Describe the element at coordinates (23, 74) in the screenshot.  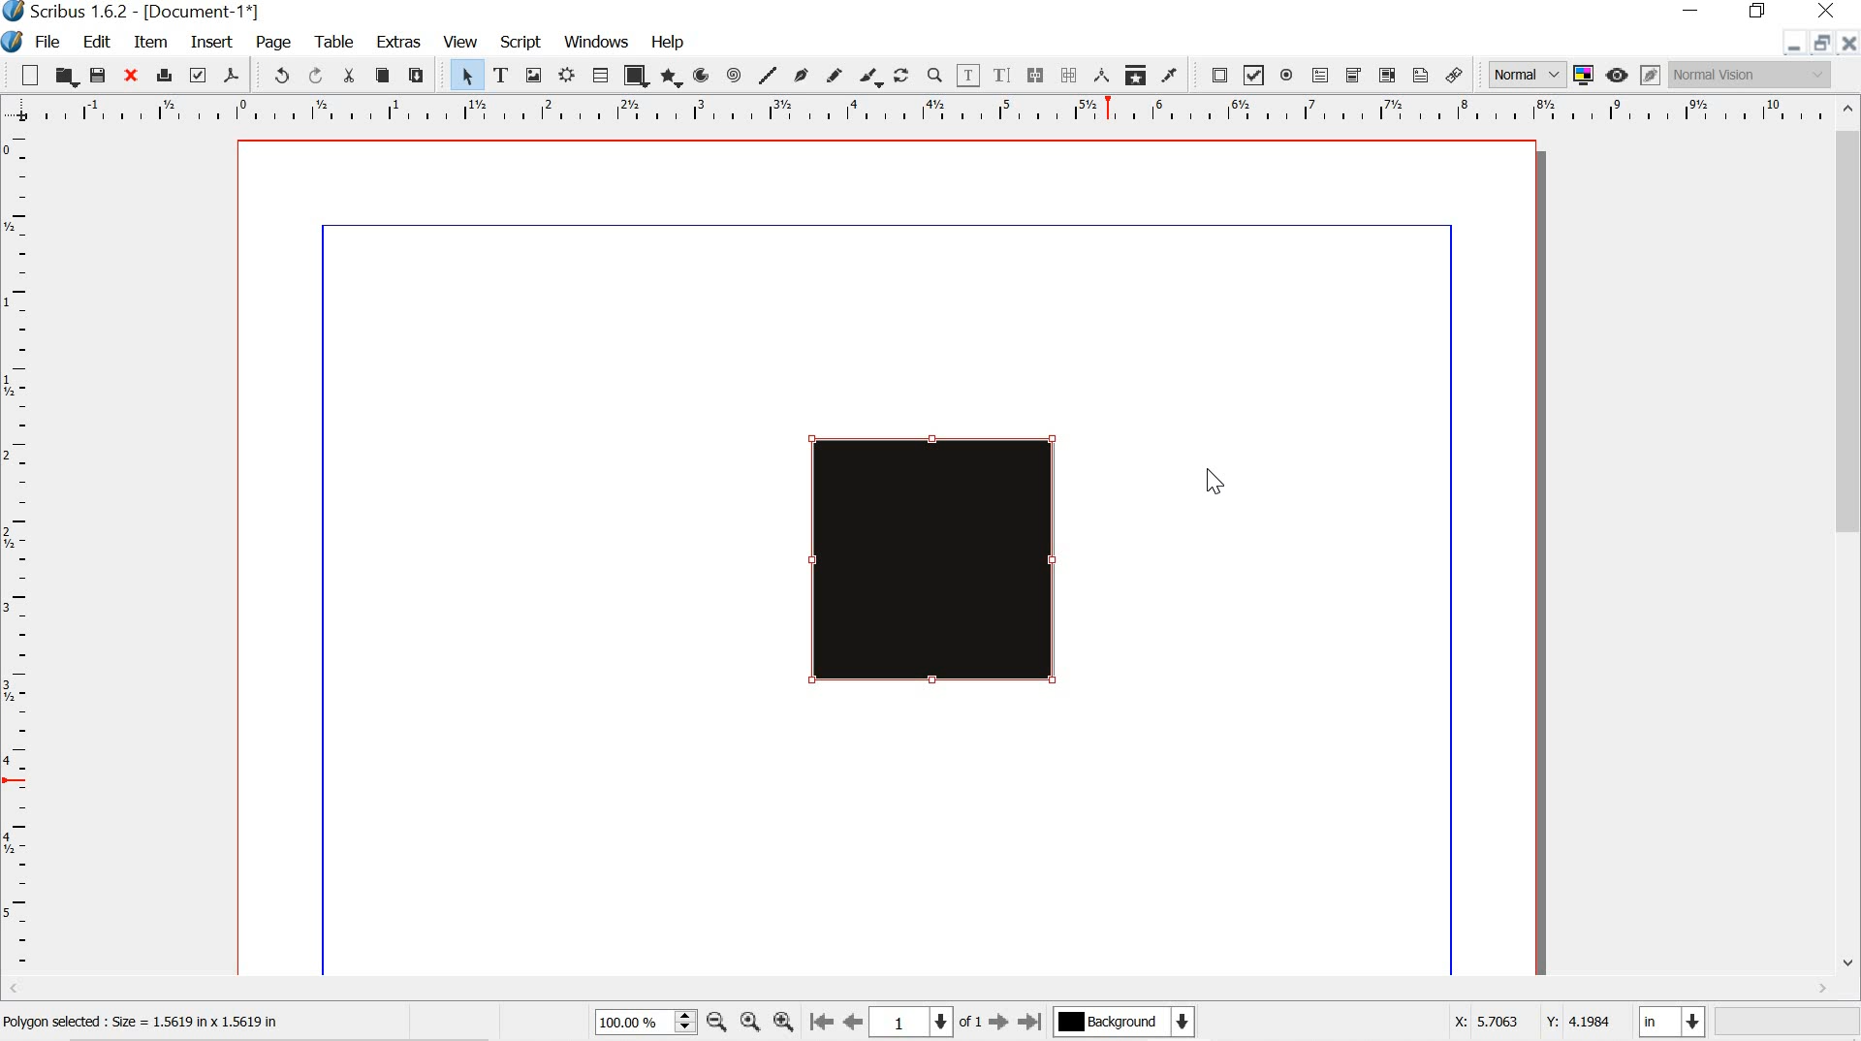
I see `new` at that location.